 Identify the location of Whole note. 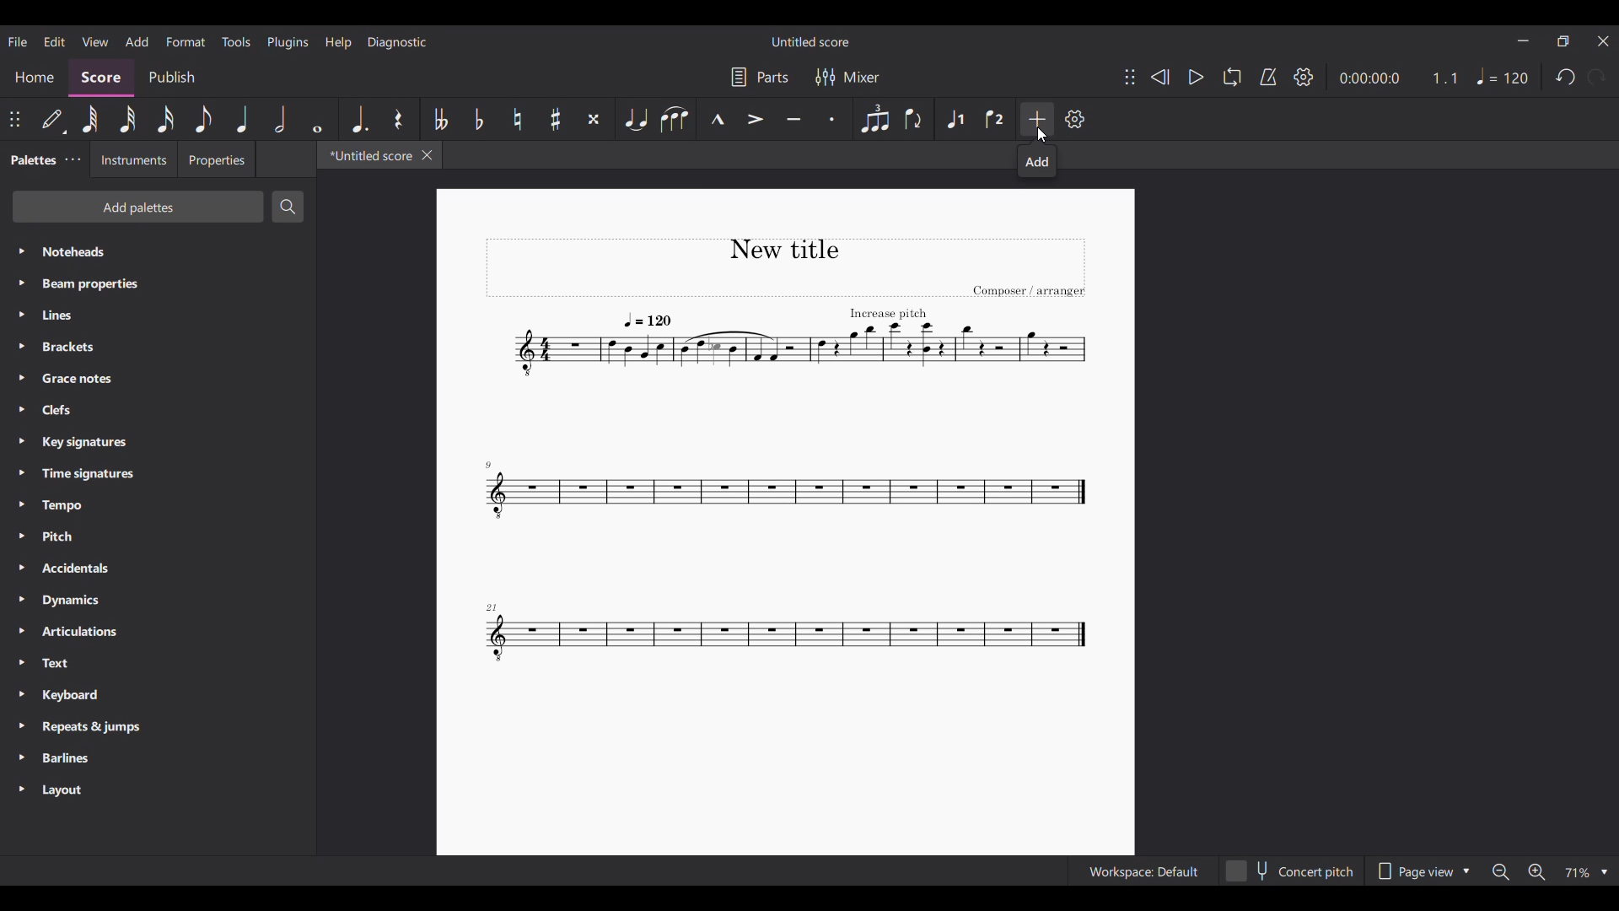
(317, 119).